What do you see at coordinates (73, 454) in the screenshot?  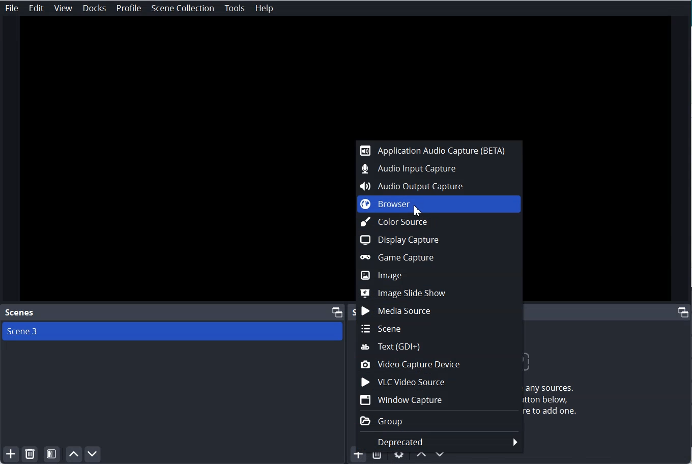 I see `Move scene up` at bounding box center [73, 454].